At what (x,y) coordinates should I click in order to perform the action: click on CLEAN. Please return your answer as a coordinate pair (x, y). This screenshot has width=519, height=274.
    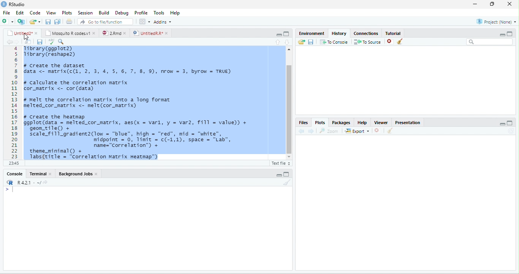
    Looking at the image, I should click on (391, 131).